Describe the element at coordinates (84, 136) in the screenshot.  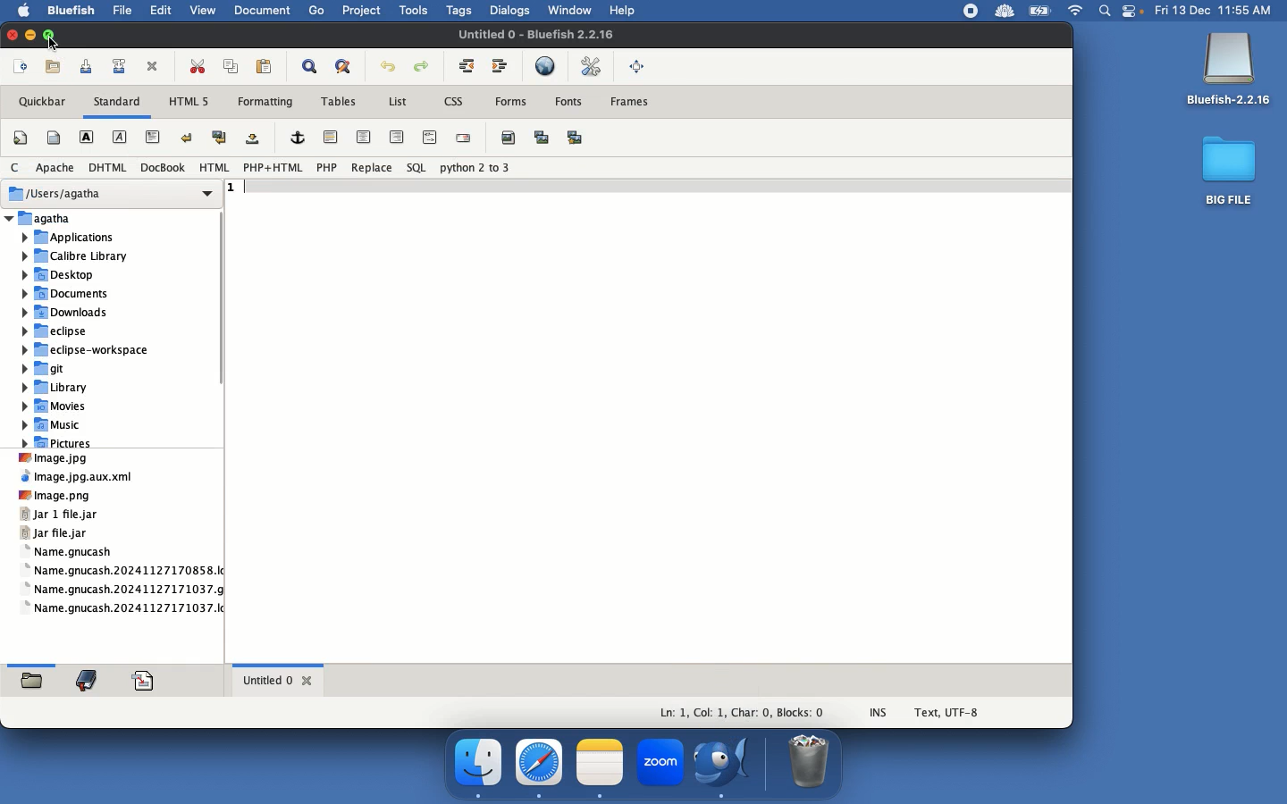
I see `Strong` at that location.